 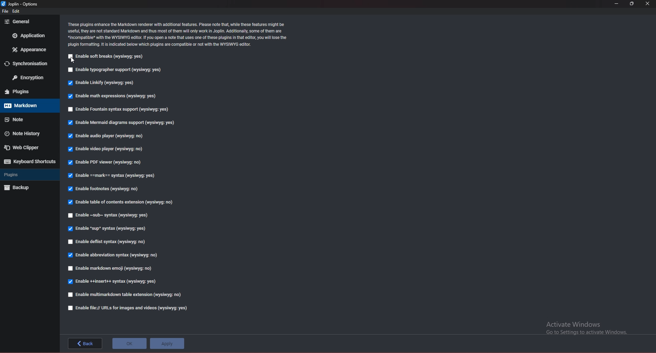 I want to click on minimize, so click(x=618, y=4).